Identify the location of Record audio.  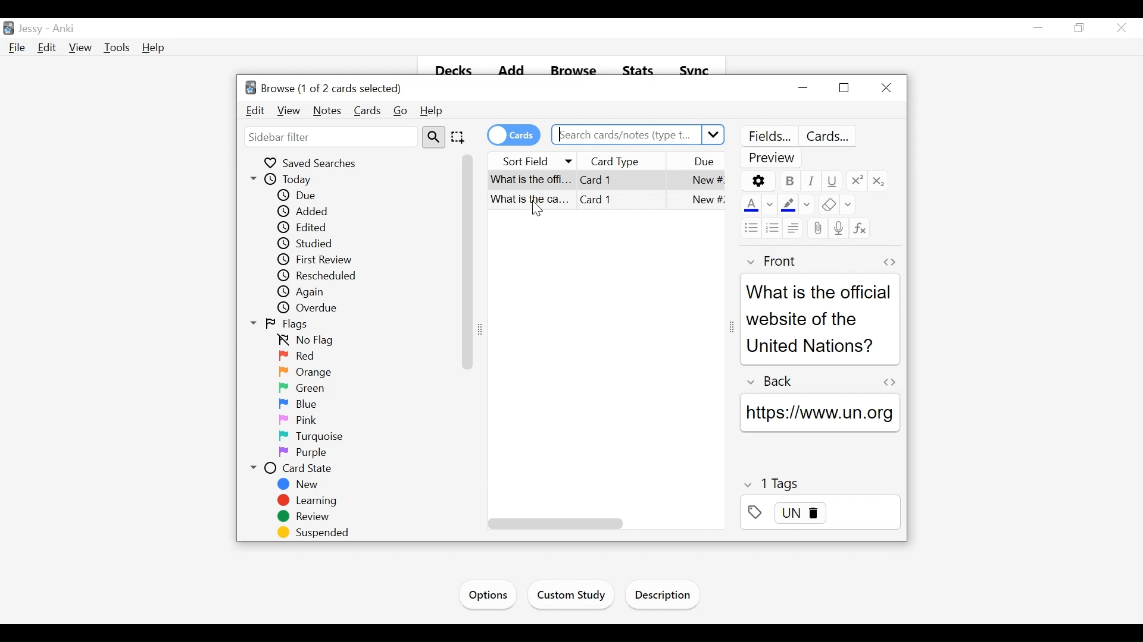
(838, 227).